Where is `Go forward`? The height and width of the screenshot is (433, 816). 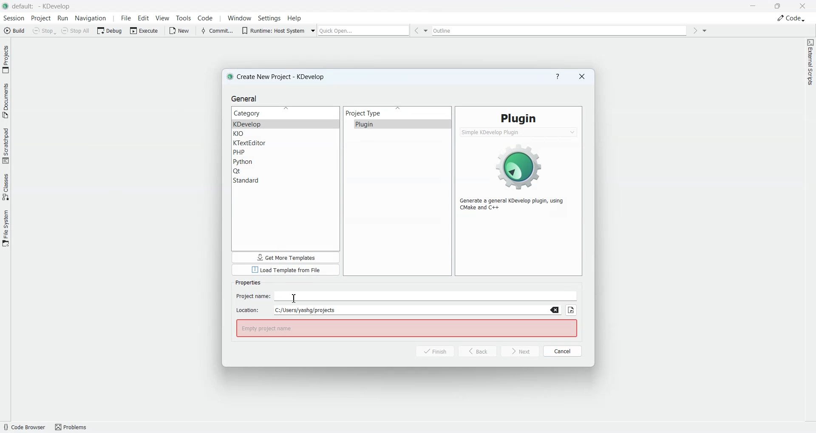 Go forward is located at coordinates (695, 31).